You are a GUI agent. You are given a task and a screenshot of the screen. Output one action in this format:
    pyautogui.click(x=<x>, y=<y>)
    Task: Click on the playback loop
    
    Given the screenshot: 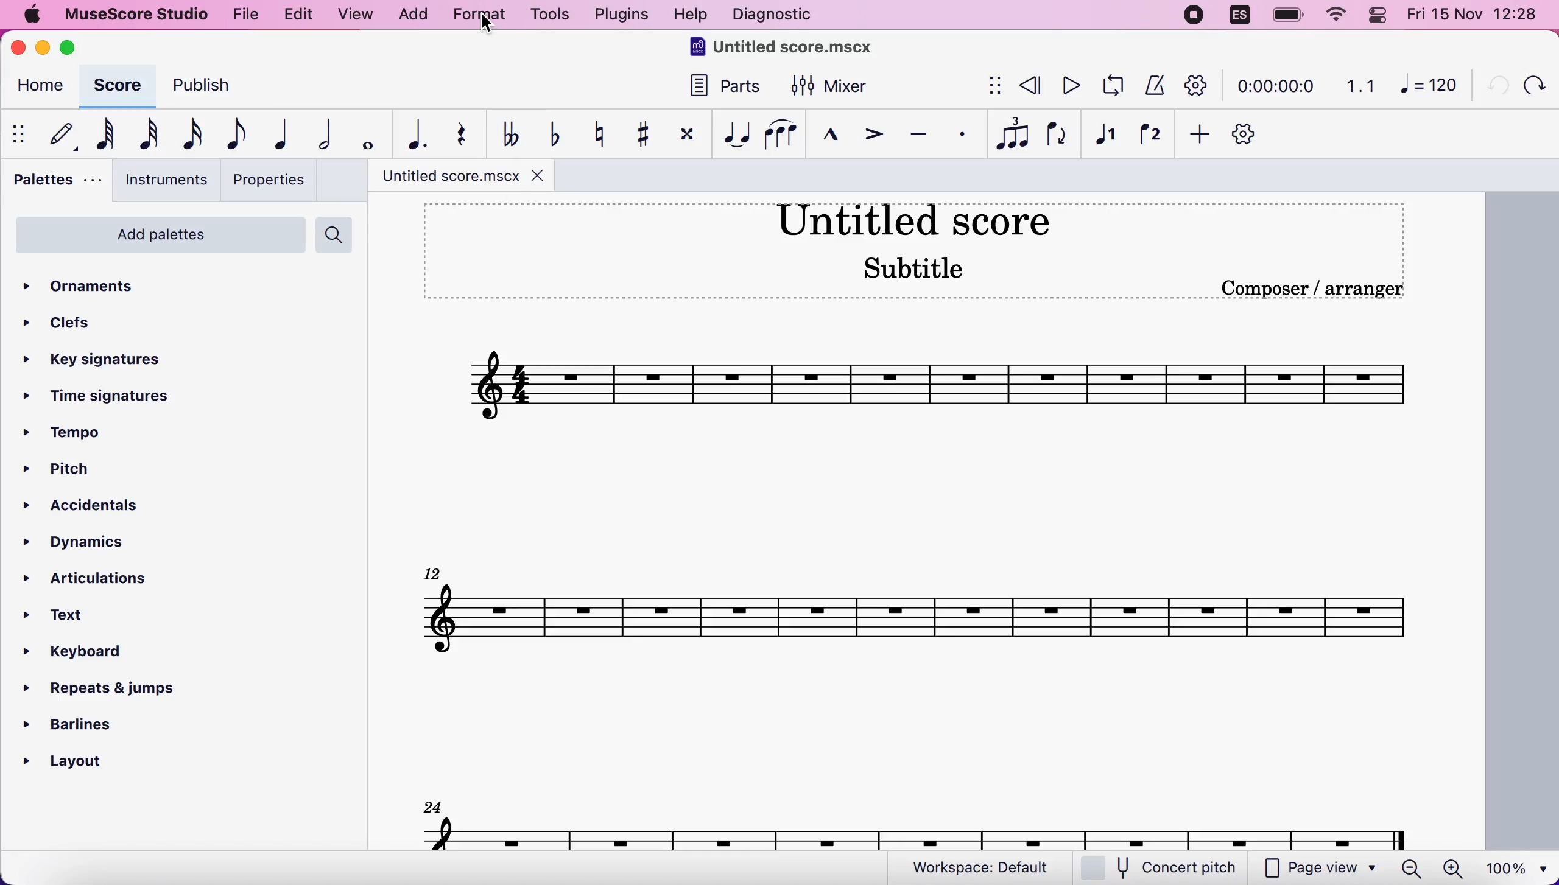 What is the action you would take?
    pyautogui.click(x=1110, y=86)
    